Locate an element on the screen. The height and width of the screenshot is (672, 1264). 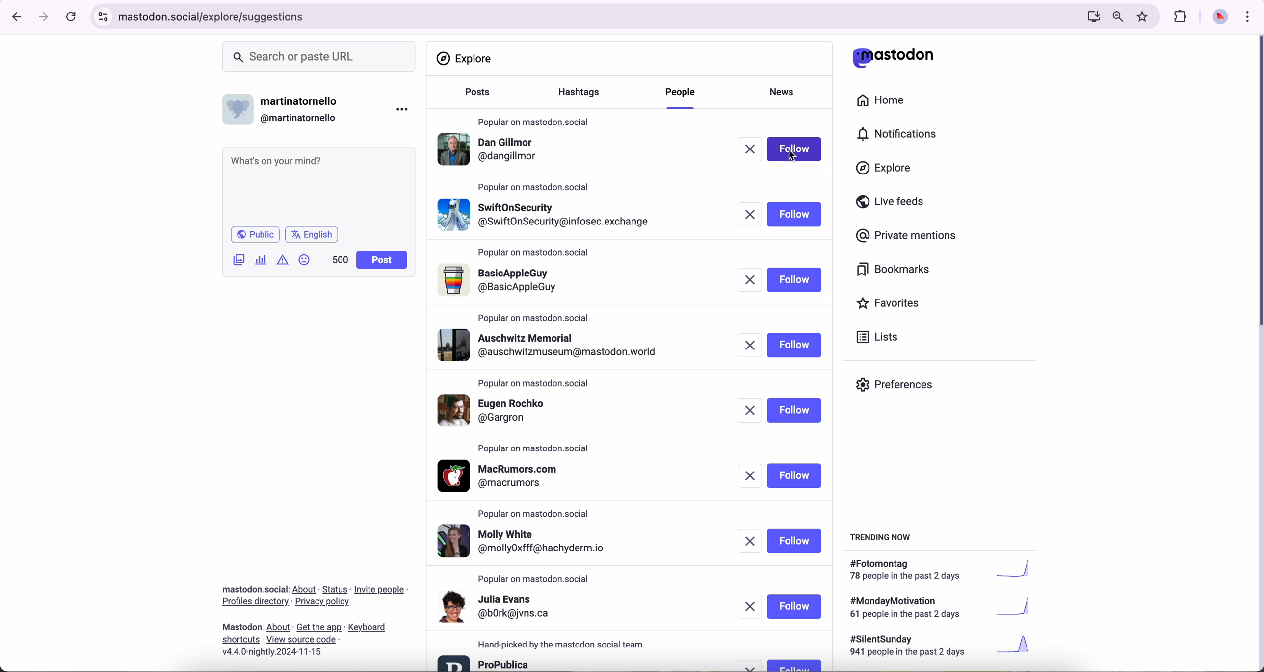
zoom out is located at coordinates (1117, 16).